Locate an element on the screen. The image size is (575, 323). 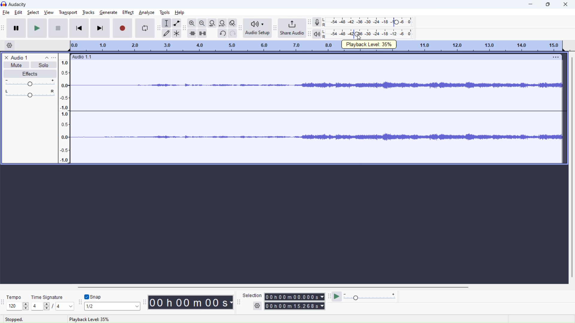
tools toolbar is located at coordinates (158, 28).